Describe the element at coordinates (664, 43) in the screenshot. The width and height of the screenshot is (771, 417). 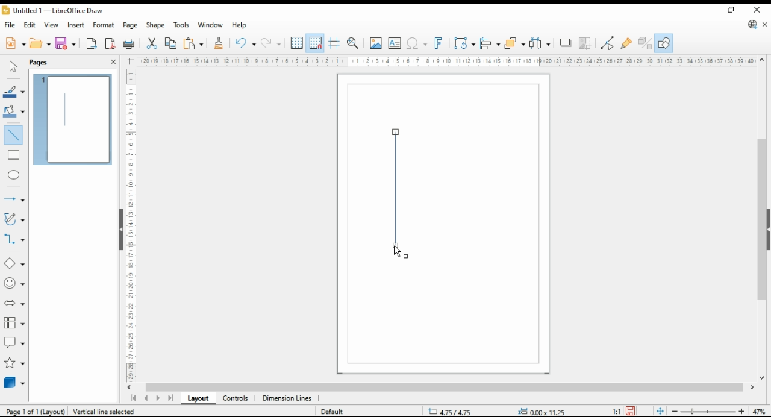
I see `show draw functions` at that location.